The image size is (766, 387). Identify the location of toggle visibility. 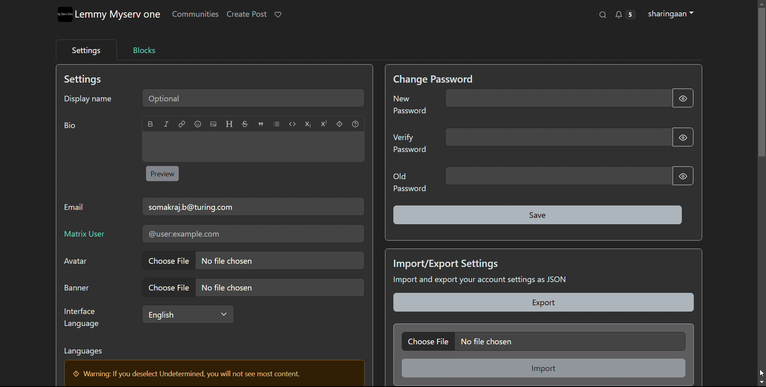
(683, 137).